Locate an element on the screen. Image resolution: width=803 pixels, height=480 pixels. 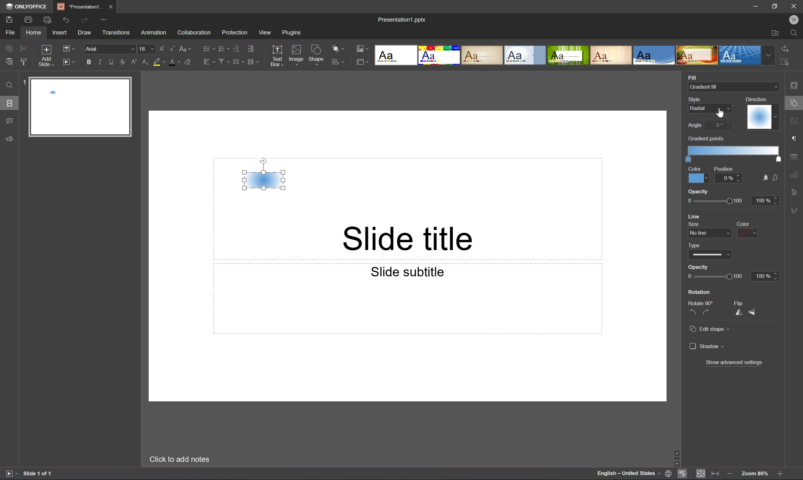
18 is located at coordinates (147, 49).